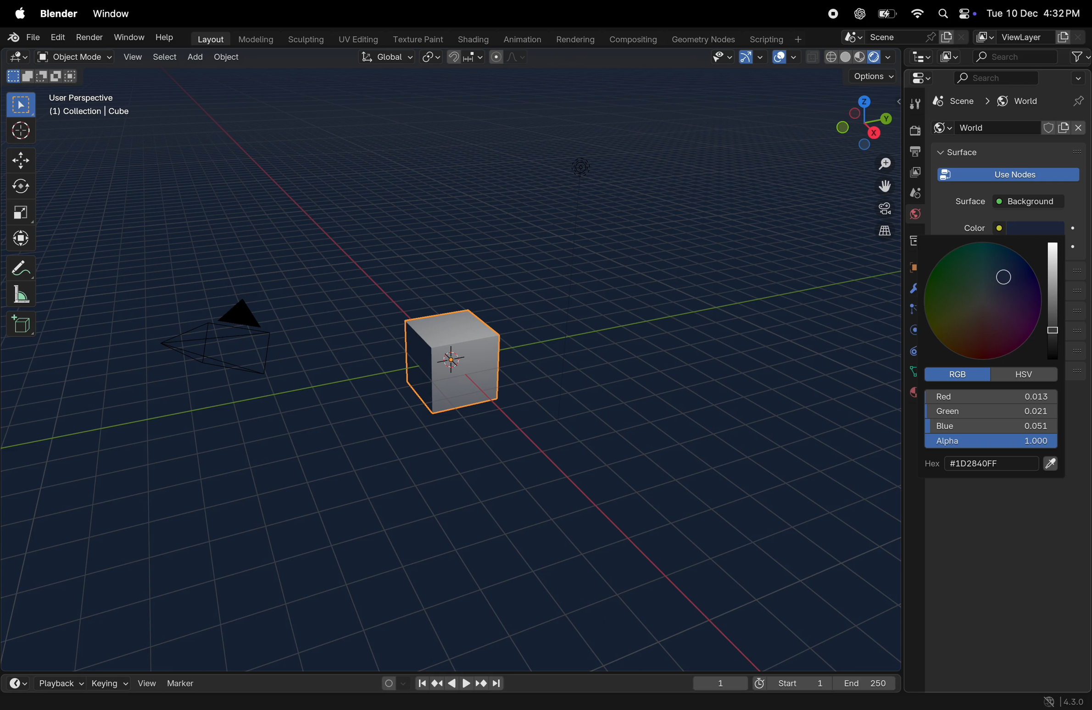 This screenshot has height=710, width=1092. I want to click on scripting, so click(778, 39).